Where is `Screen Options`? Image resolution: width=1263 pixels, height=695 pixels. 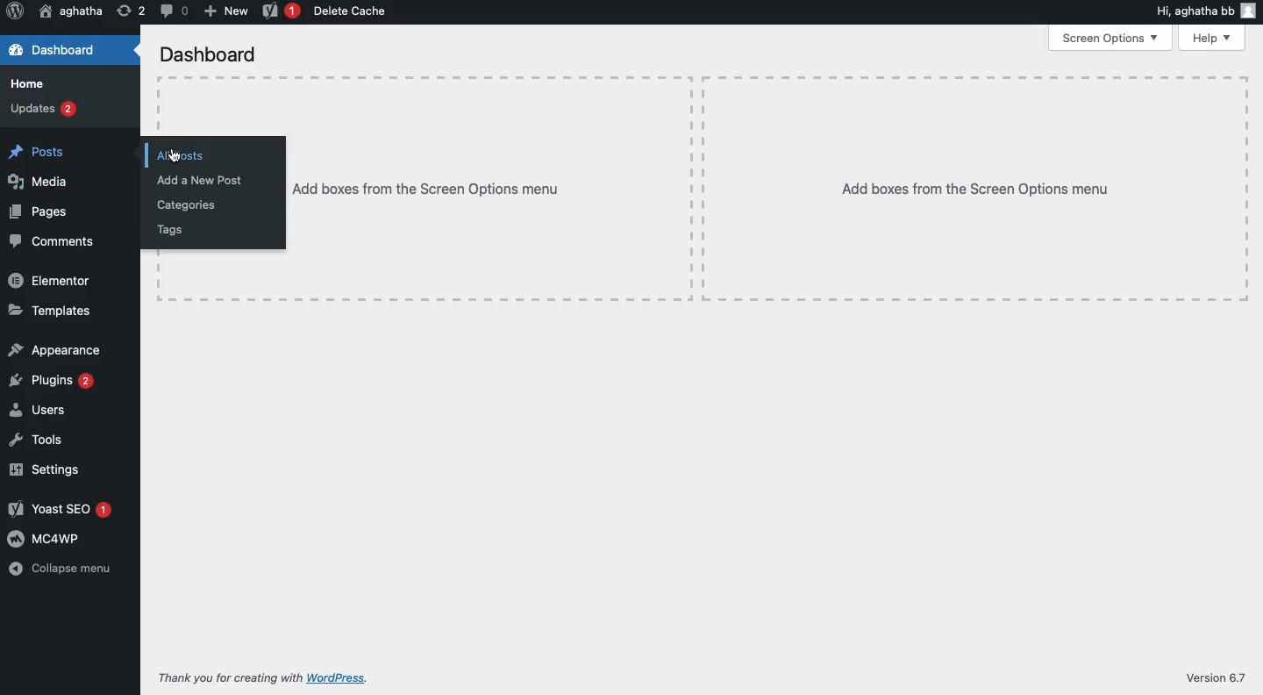
Screen Options is located at coordinates (1110, 39).